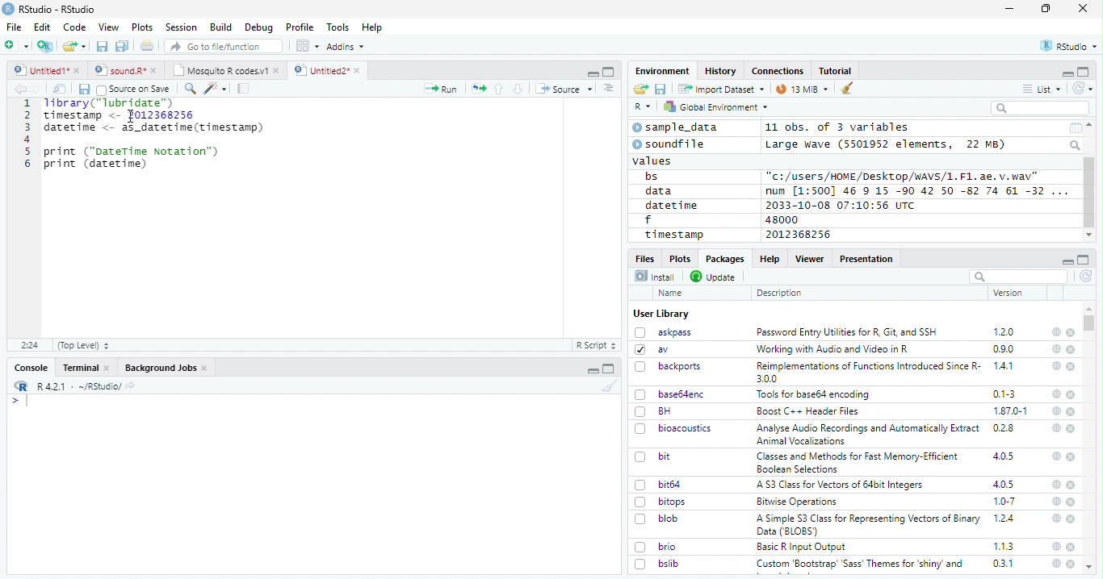  What do you see at coordinates (109, 27) in the screenshot?
I see `View` at bounding box center [109, 27].